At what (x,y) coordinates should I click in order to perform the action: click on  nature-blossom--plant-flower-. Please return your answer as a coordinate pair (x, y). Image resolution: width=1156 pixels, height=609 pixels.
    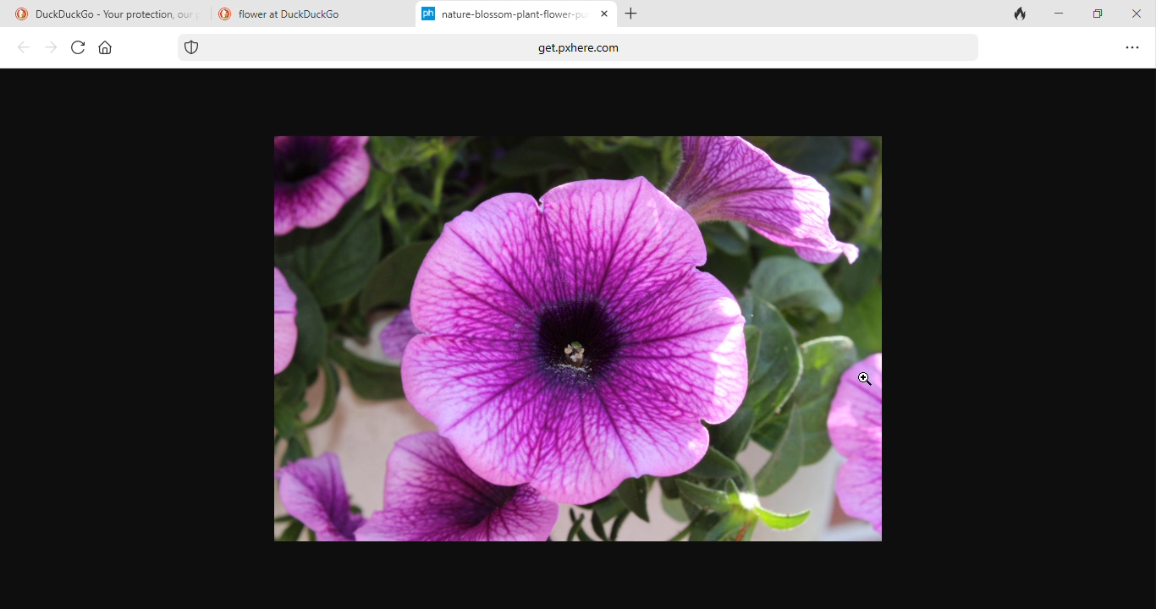
    Looking at the image, I should click on (504, 16).